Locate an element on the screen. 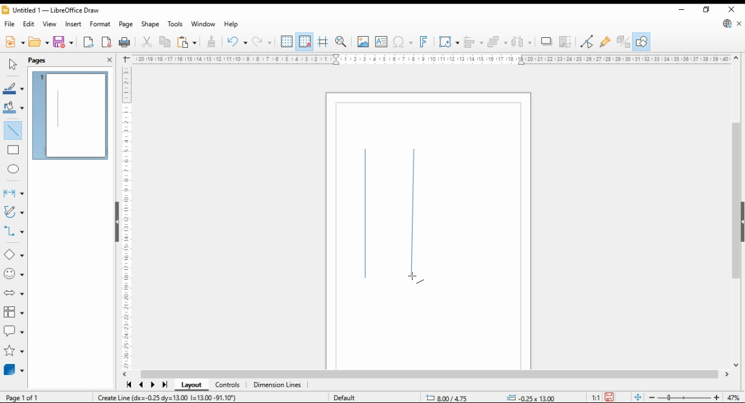  Untitled 1 - LibreOffice Draw is located at coordinates (50, 11).